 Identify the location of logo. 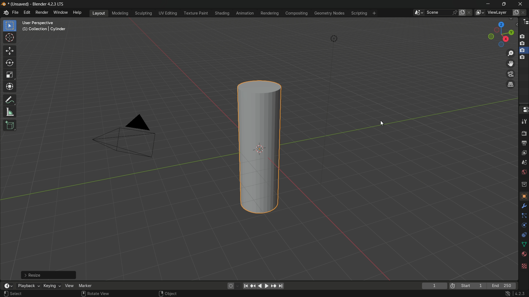
(4, 4).